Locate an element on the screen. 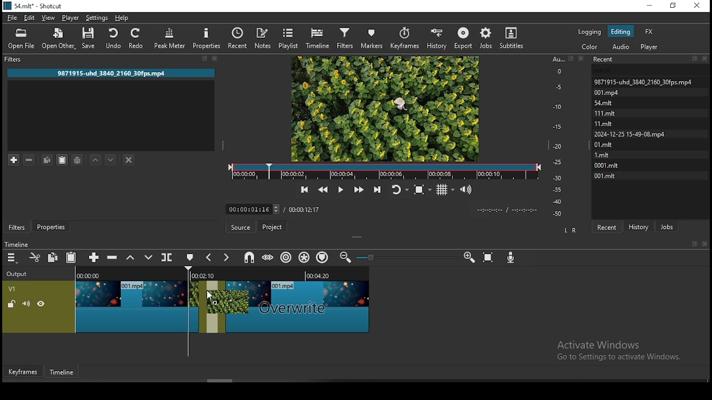  play/pause is located at coordinates (340, 189).